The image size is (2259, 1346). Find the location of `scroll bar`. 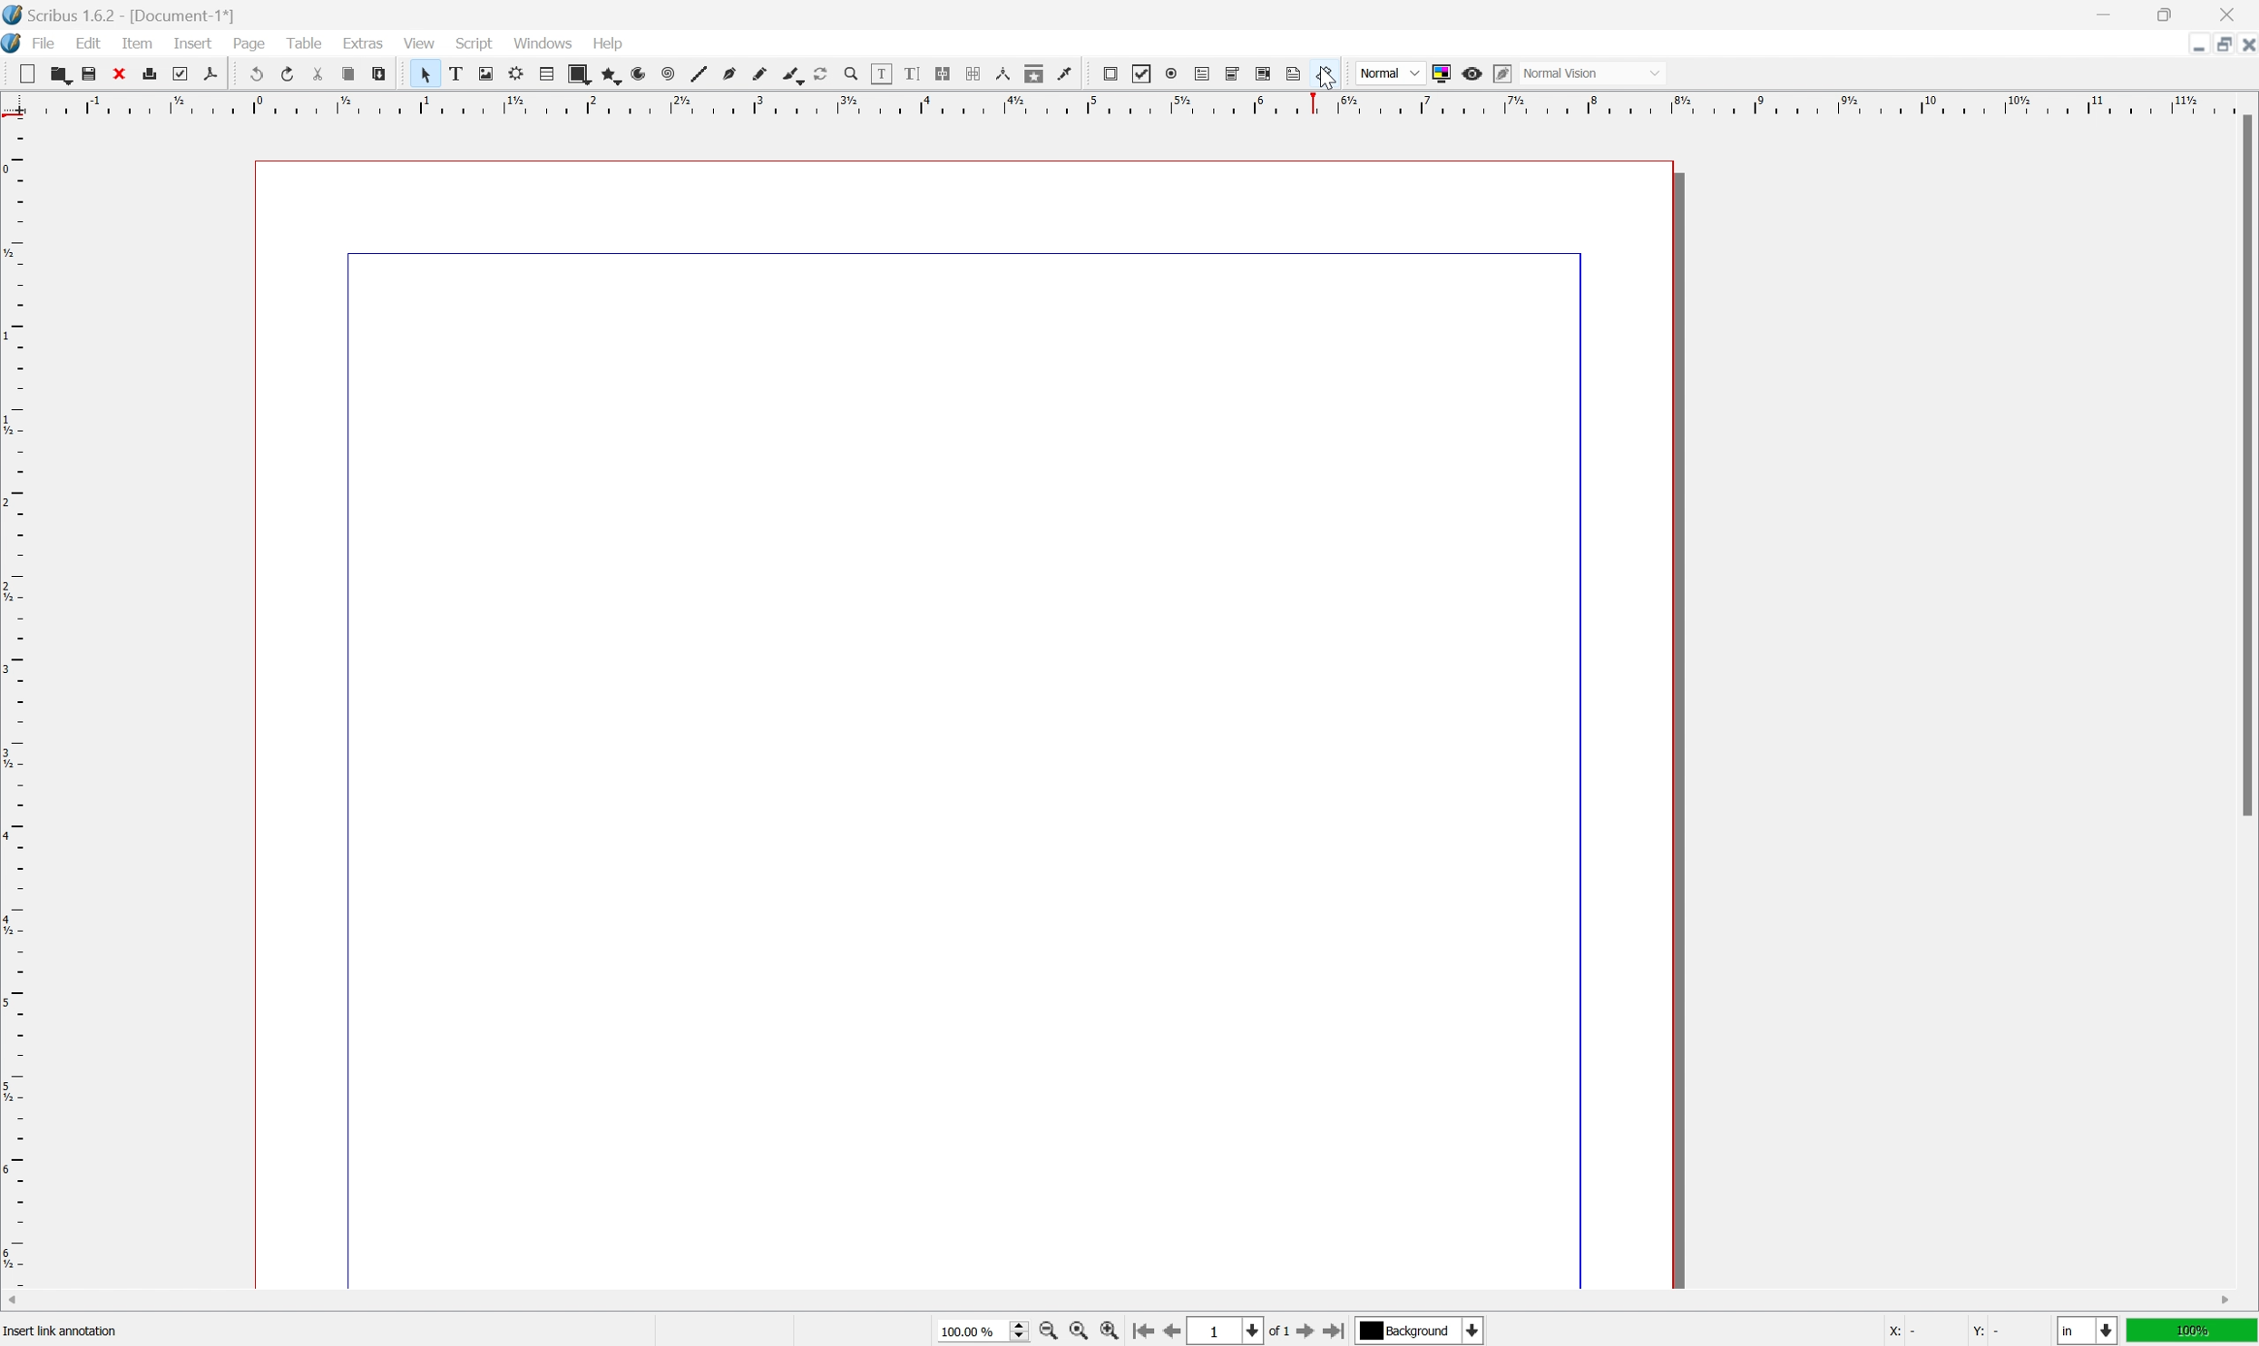

scroll bar is located at coordinates (2244, 464).